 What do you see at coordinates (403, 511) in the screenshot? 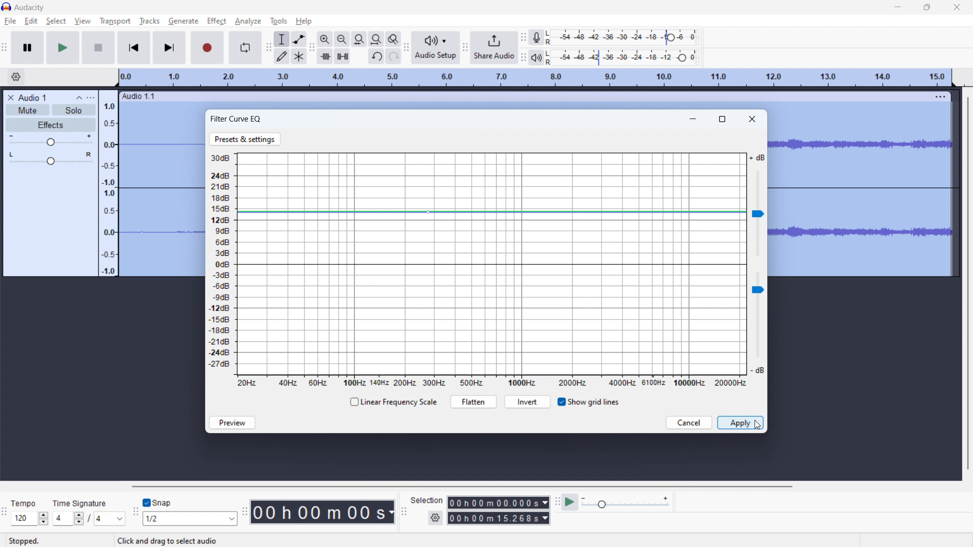
I see `selection toolbar` at bounding box center [403, 511].